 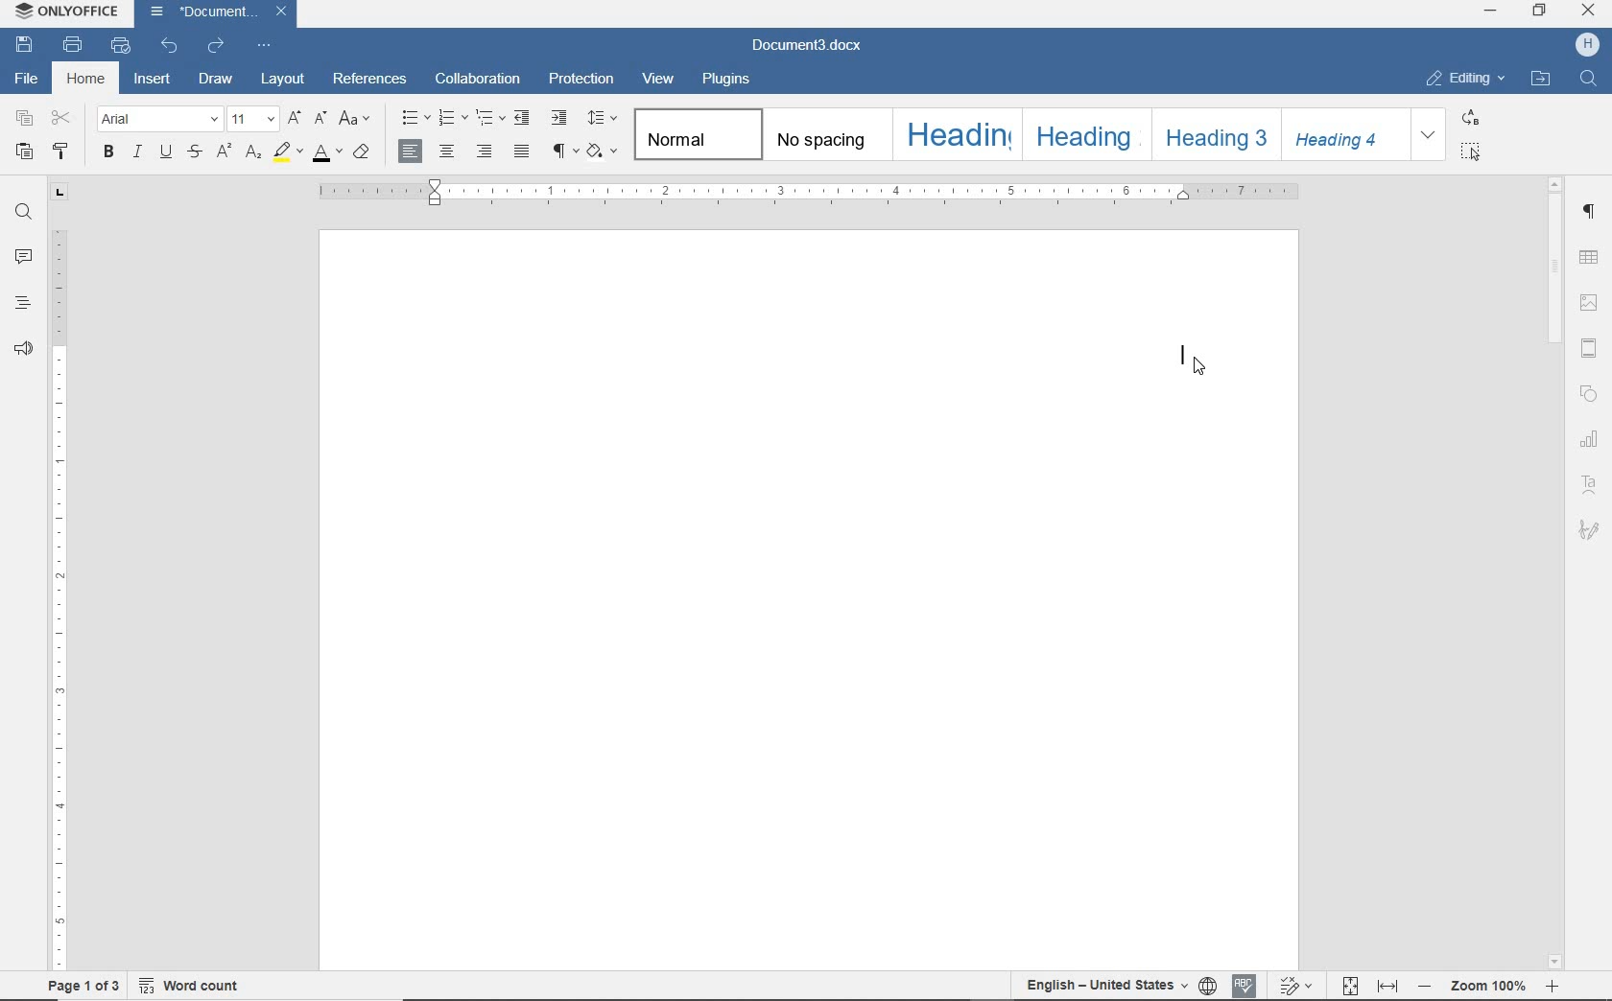 What do you see at coordinates (451, 119) in the screenshot?
I see `NUMBERING` at bounding box center [451, 119].